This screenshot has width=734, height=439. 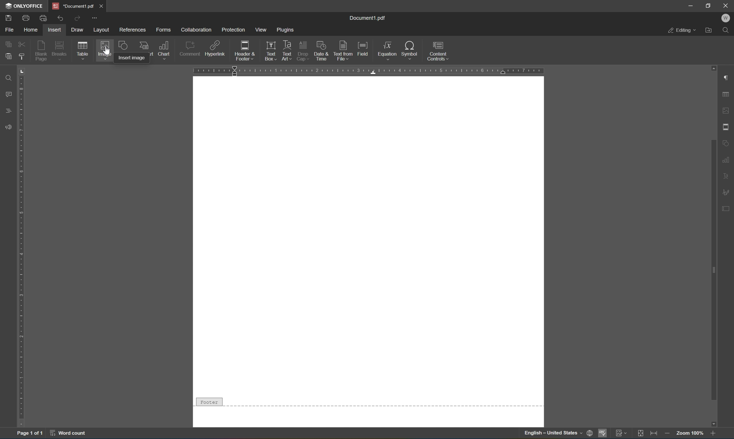 I want to click on page 1 of 1, so click(x=31, y=432).